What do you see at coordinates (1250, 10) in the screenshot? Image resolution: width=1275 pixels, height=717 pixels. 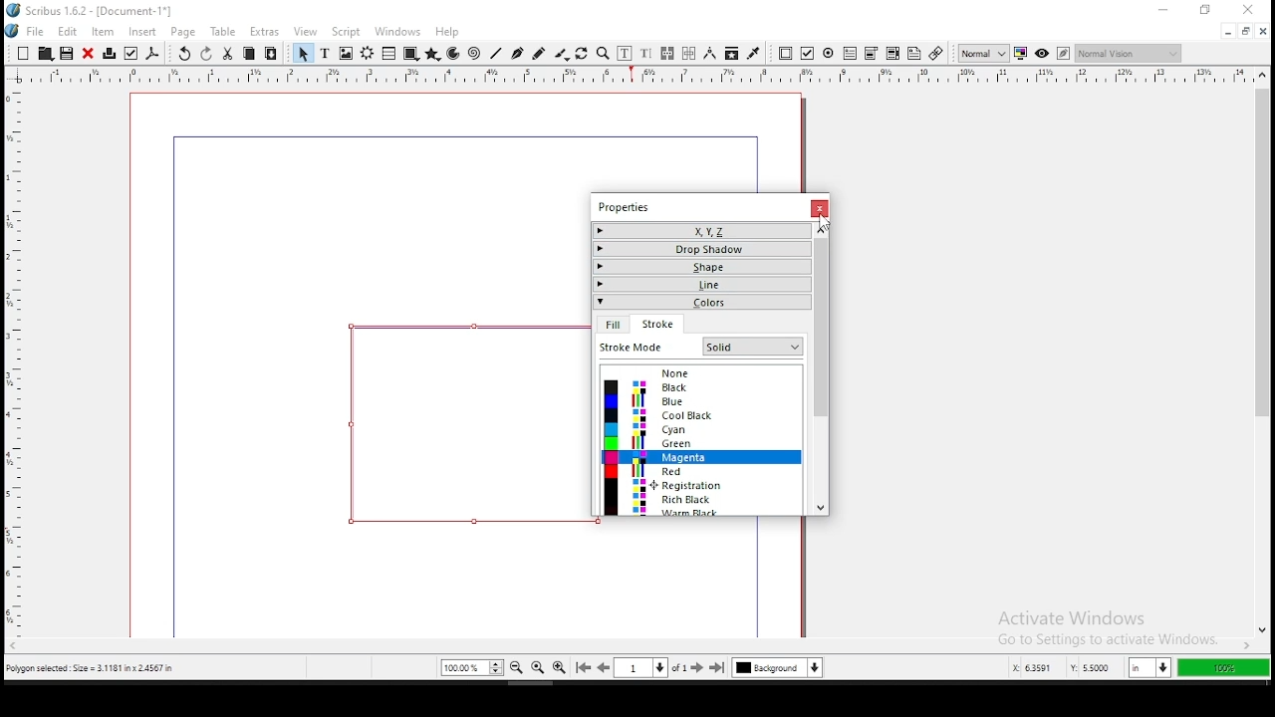 I see `close` at bounding box center [1250, 10].